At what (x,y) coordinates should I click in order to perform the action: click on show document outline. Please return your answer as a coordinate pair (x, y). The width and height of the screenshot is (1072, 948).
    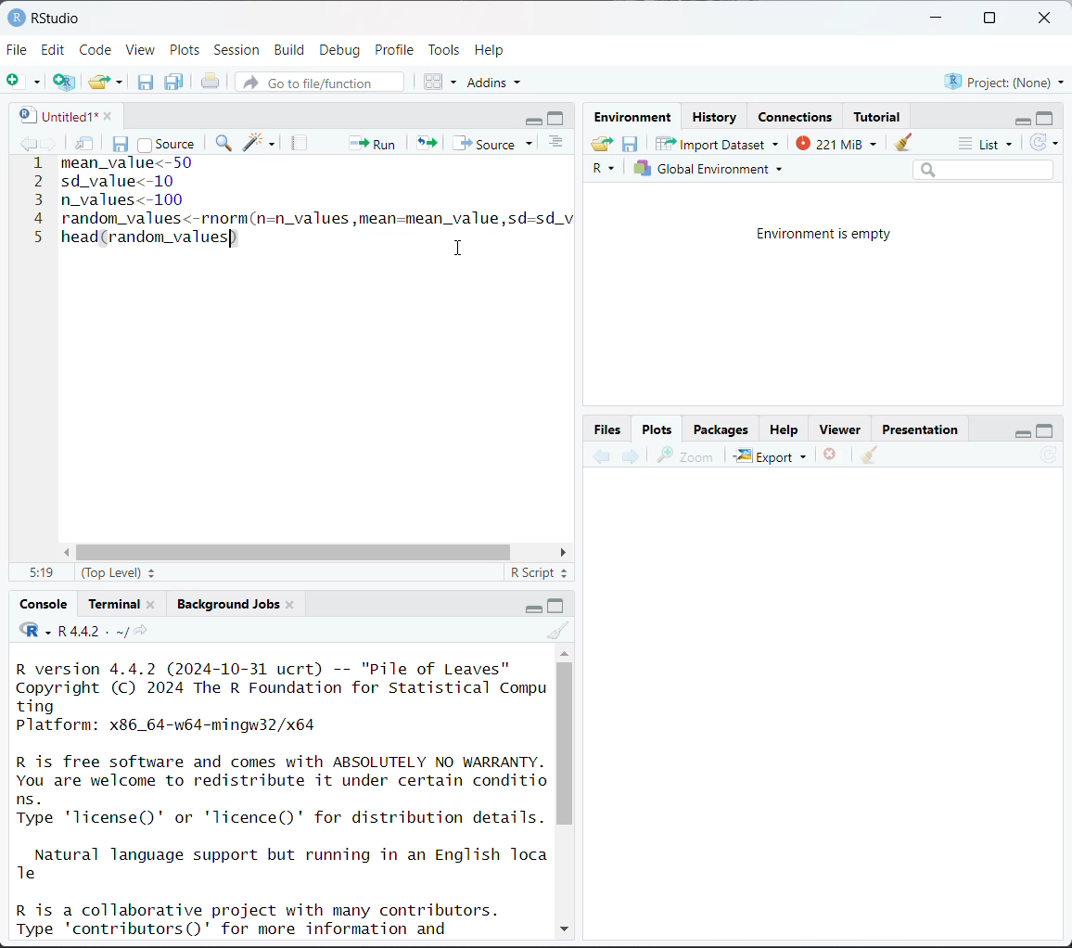
    Looking at the image, I should click on (559, 144).